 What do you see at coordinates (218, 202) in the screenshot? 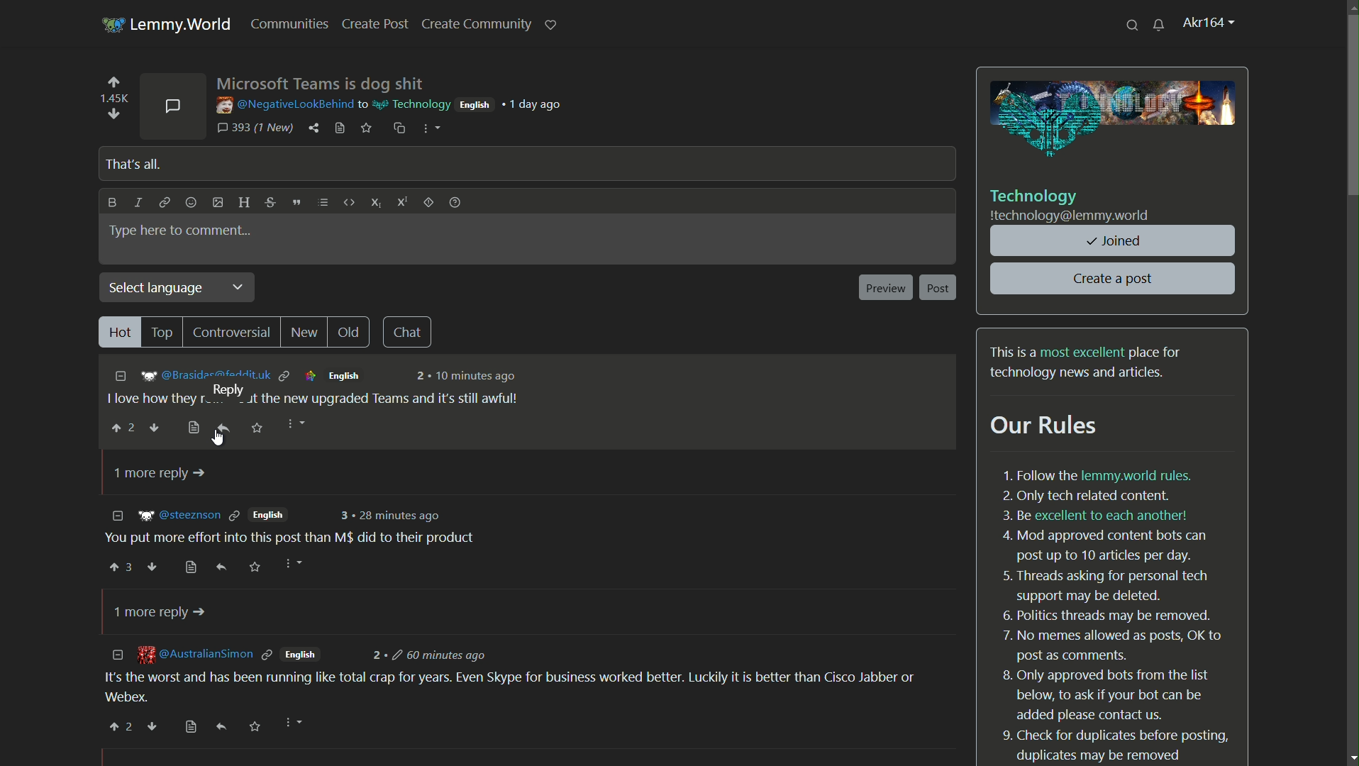
I see `add image` at bounding box center [218, 202].